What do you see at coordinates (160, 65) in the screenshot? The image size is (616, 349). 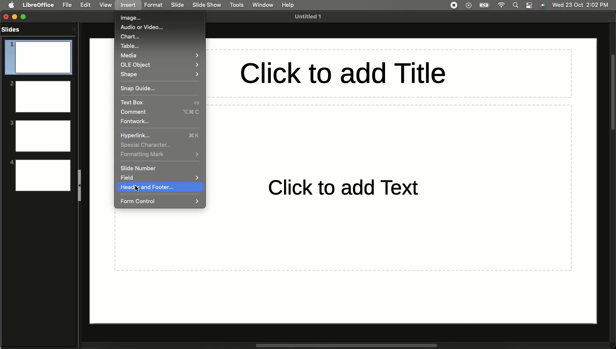 I see `OLE object` at bounding box center [160, 65].